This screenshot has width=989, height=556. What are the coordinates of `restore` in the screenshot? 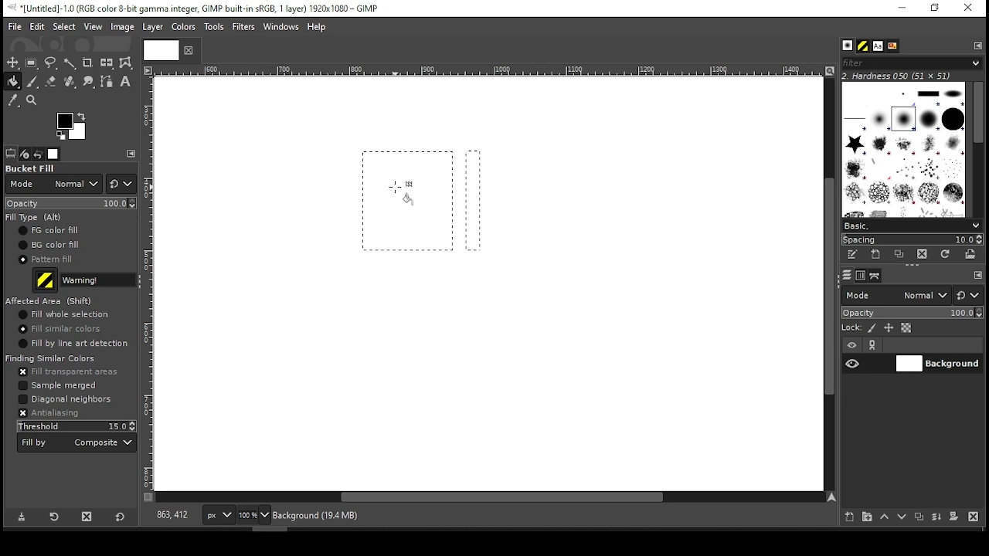 It's located at (936, 8).